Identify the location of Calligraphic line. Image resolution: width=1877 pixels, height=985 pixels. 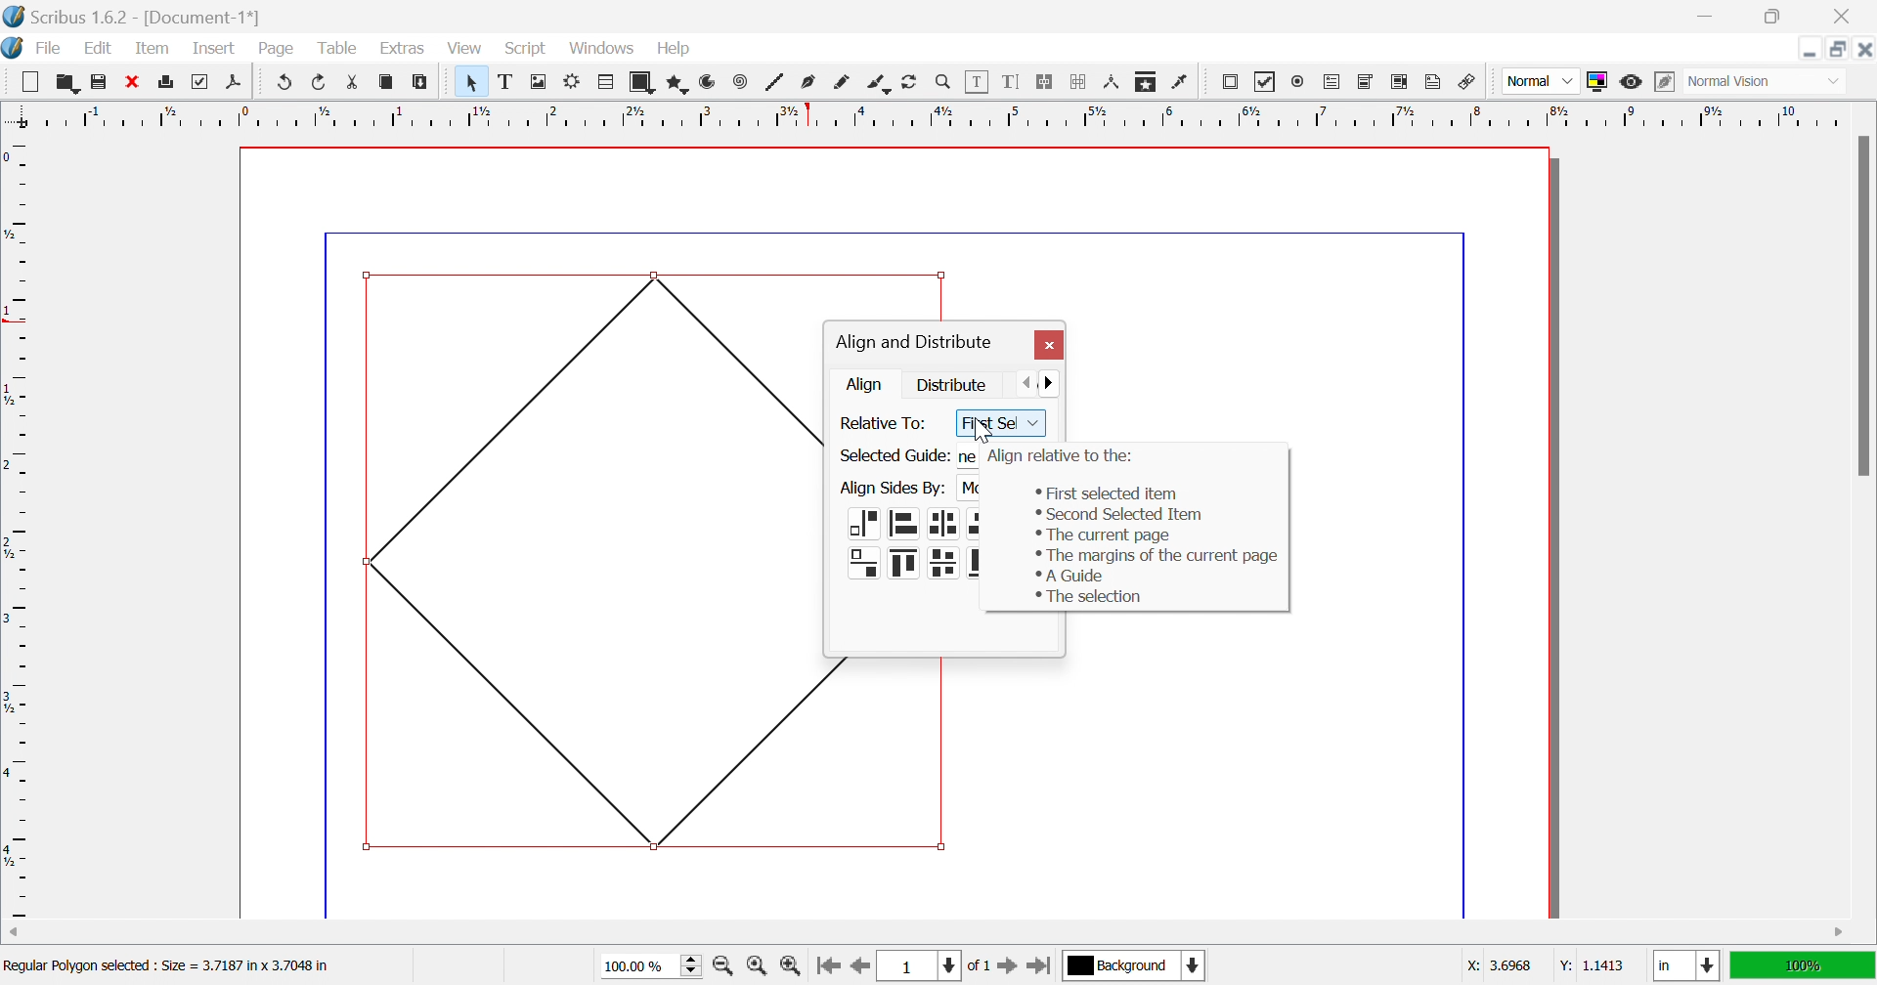
(878, 85).